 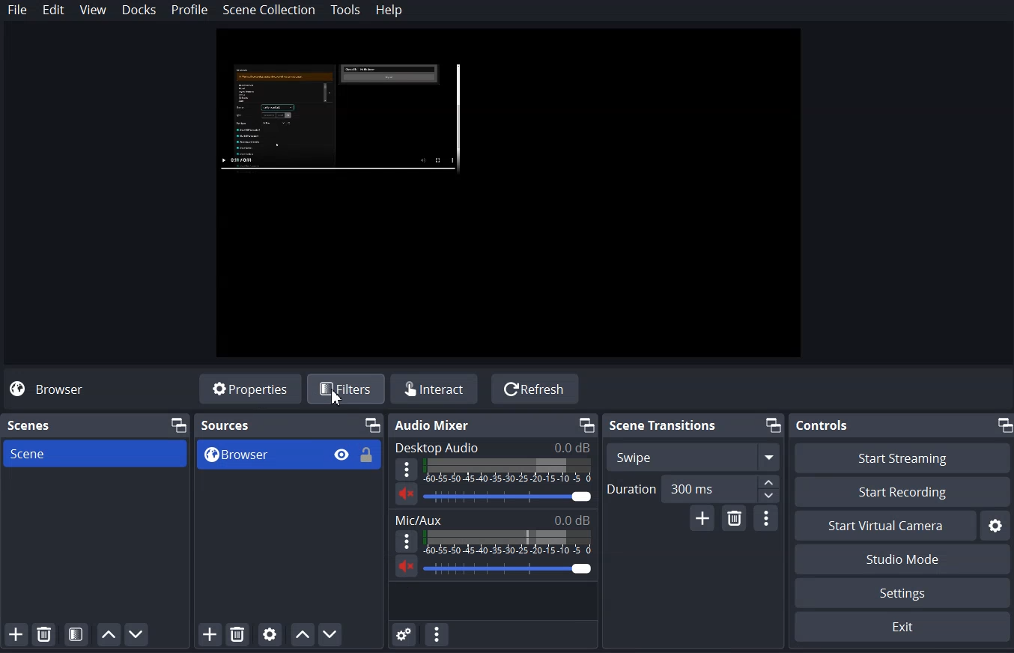 What do you see at coordinates (303, 634) in the screenshot?
I see `Move Source up` at bounding box center [303, 634].